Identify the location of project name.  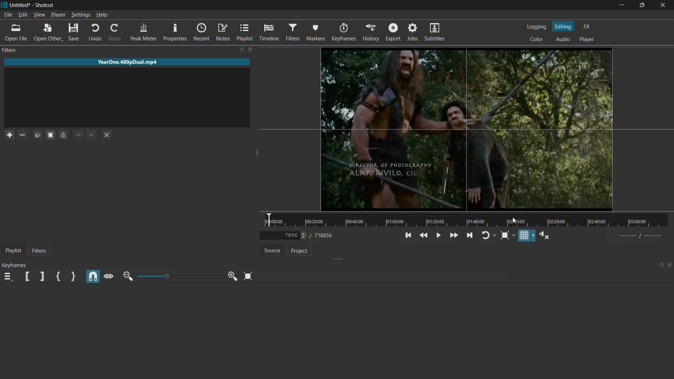
(20, 5).